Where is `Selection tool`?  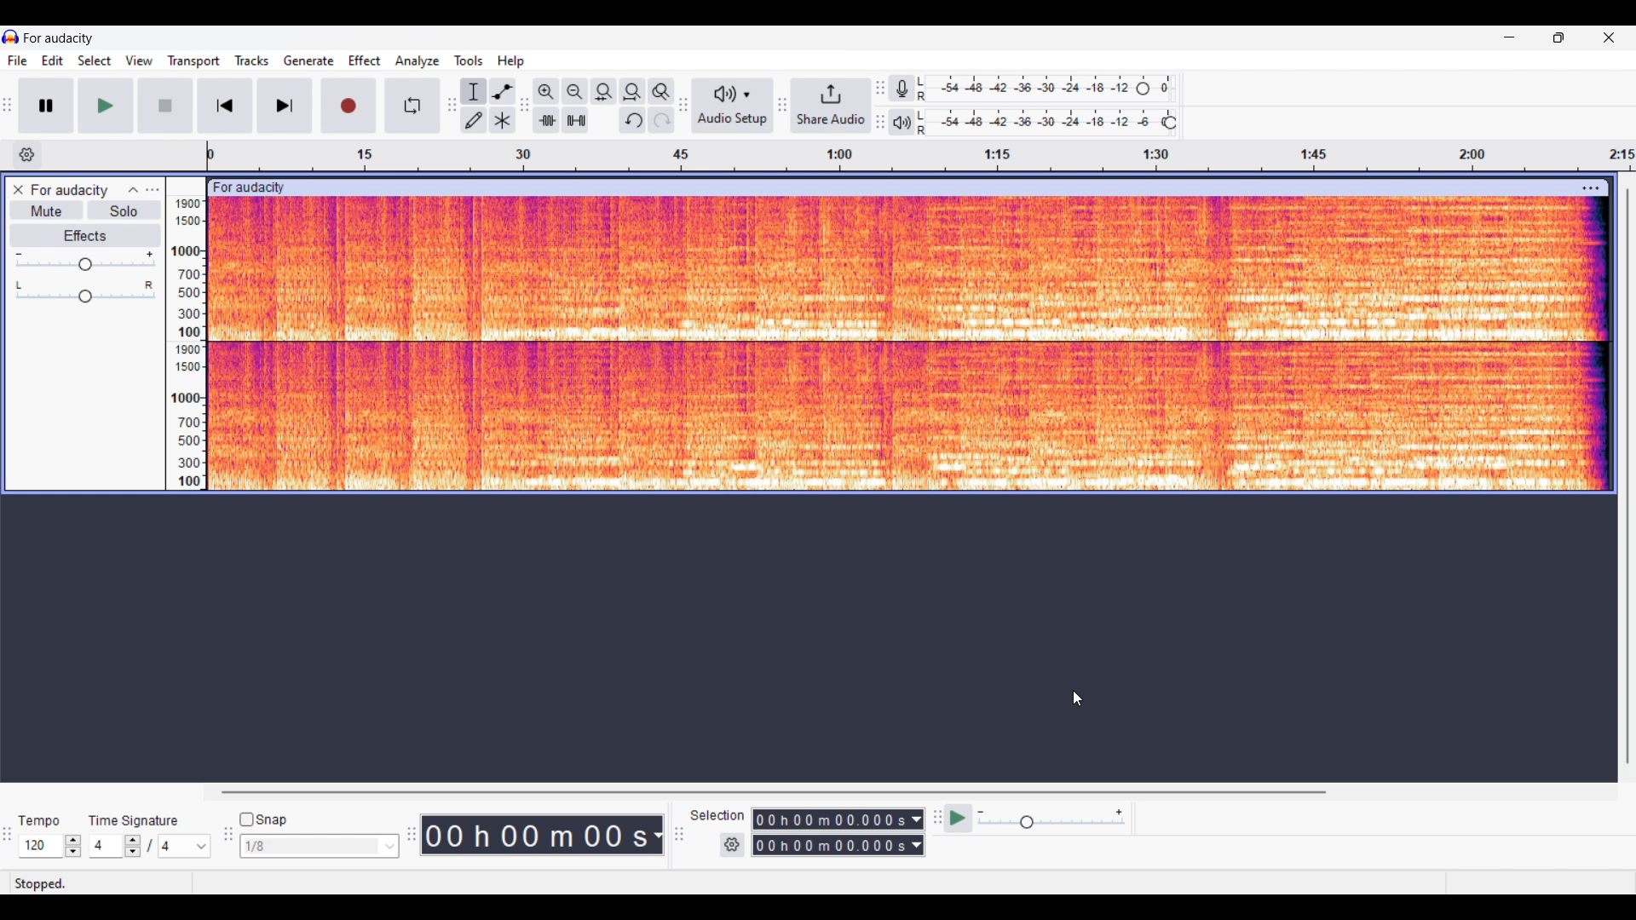 Selection tool is located at coordinates (475, 92).